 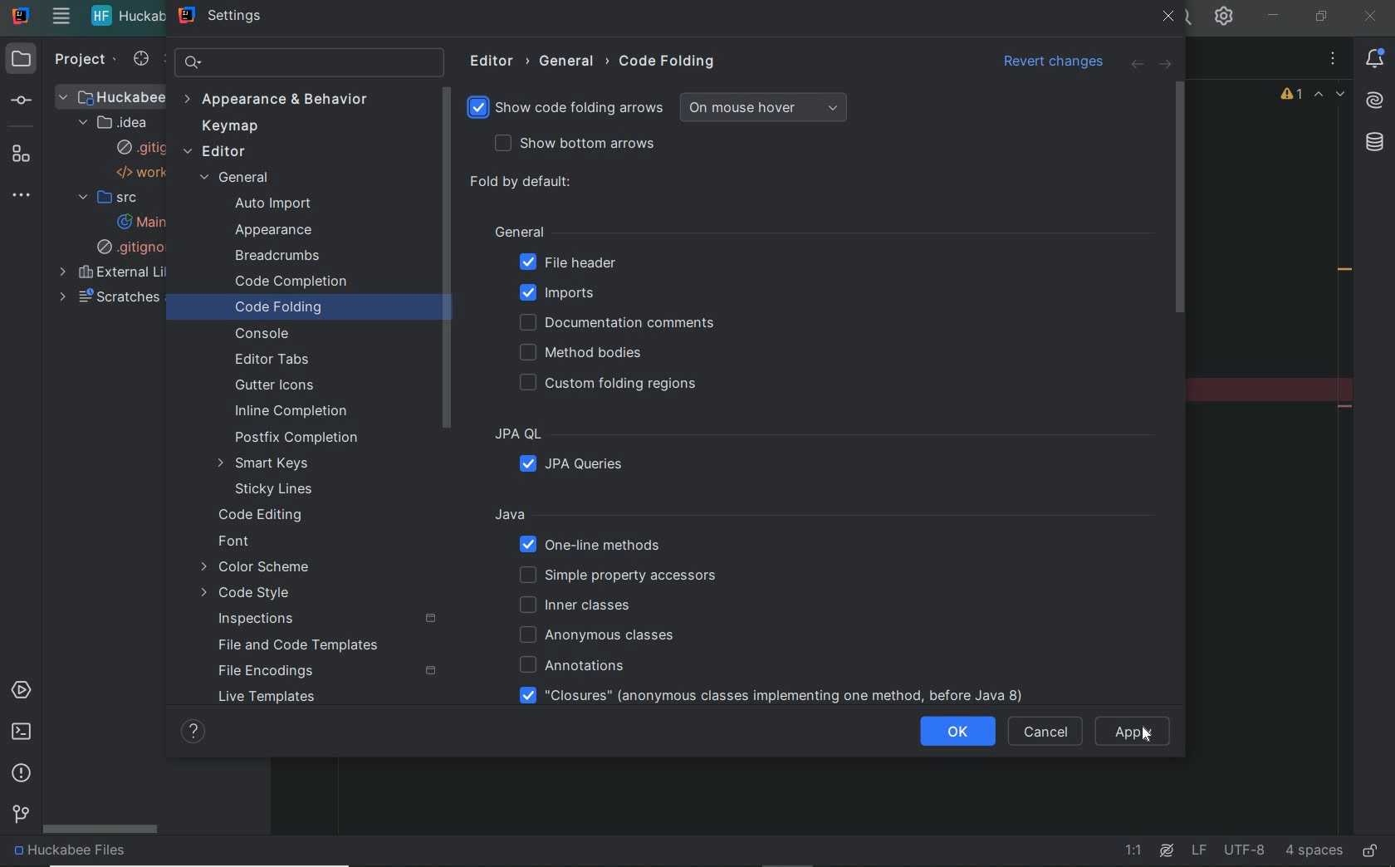 What do you see at coordinates (151, 220) in the screenshot?
I see `main` at bounding box center [151, 220].